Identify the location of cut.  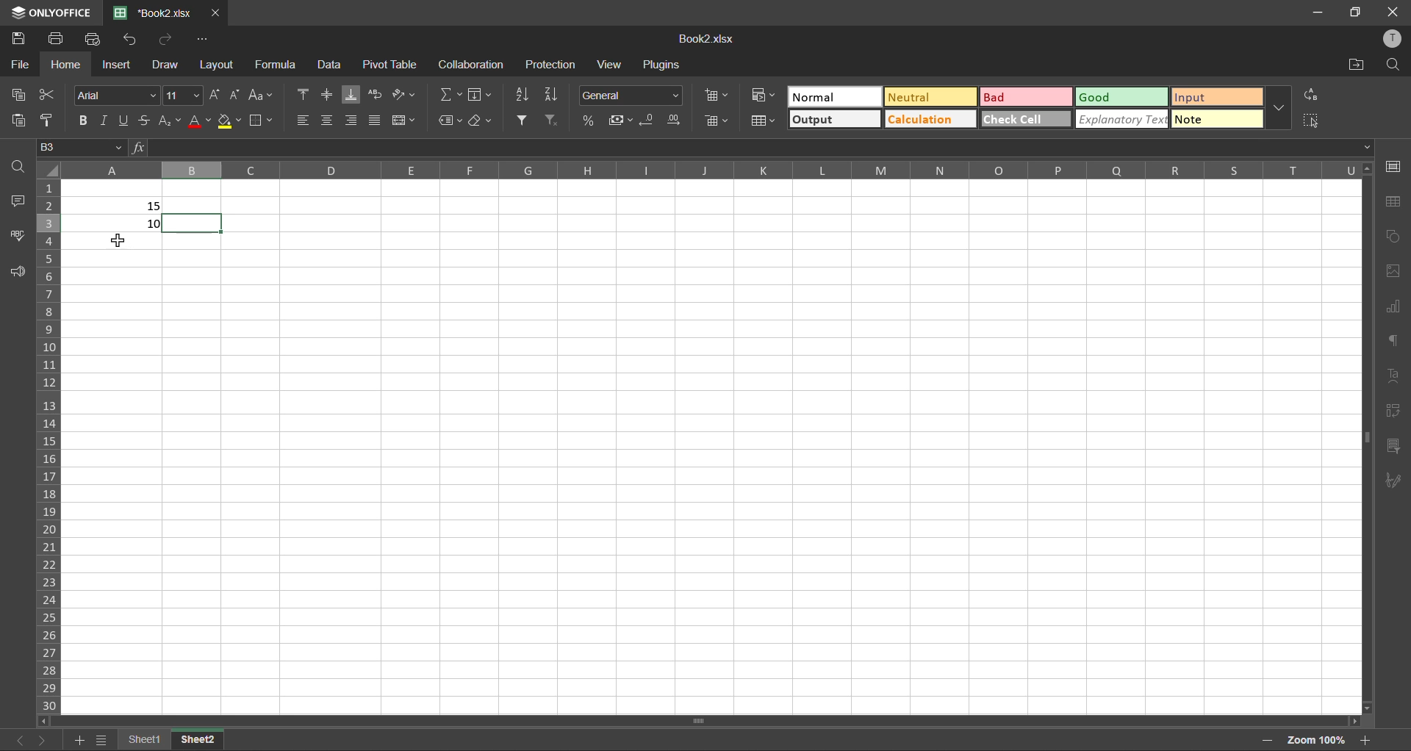
(46, 96).